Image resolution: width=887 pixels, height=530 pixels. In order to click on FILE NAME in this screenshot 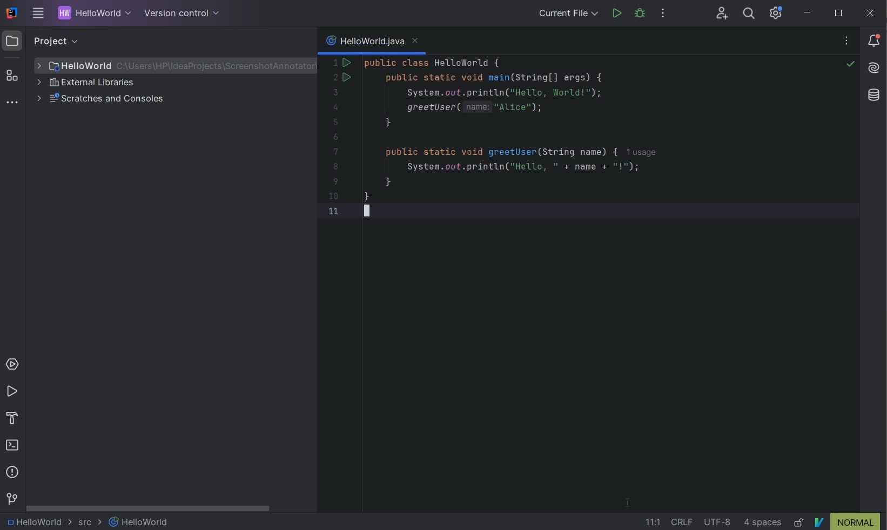, I will do `click(372, 43)`.